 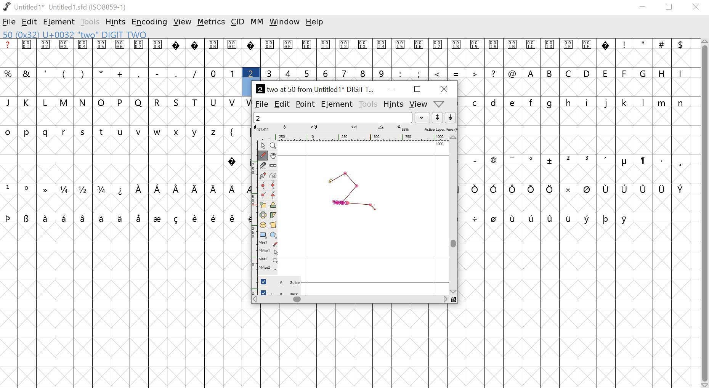 What do you see at coordinates (90, 22) in the screenshot?
I see `tools` at bounding box center [90, 22].